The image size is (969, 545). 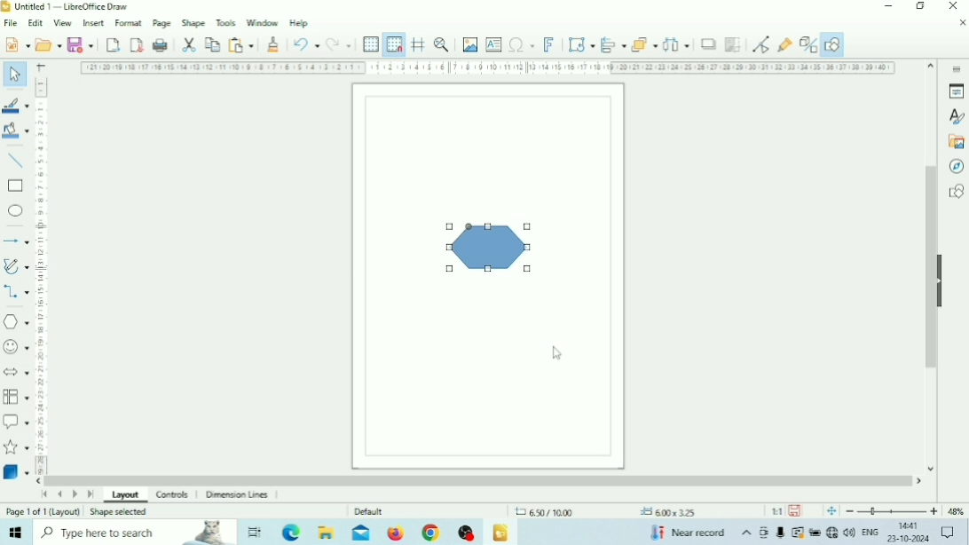 I want to click on Arrange, so click(x=644, y=44).